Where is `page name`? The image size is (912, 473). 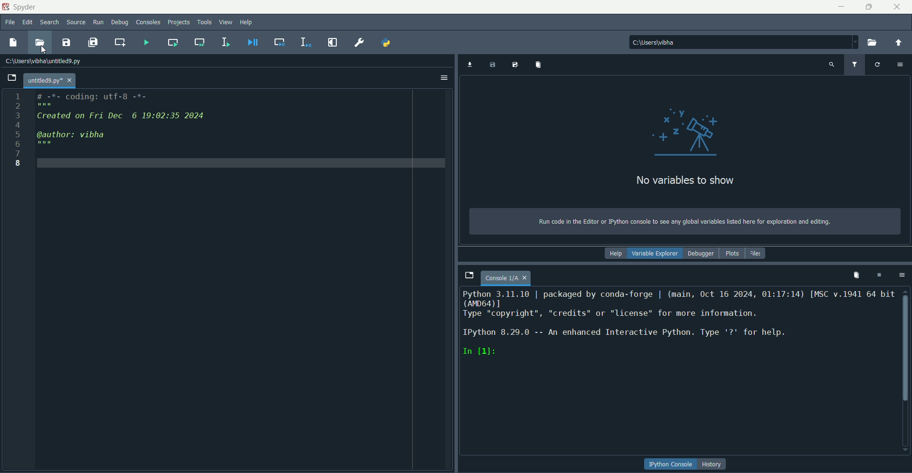 page name is located at coordinates (508, 278).